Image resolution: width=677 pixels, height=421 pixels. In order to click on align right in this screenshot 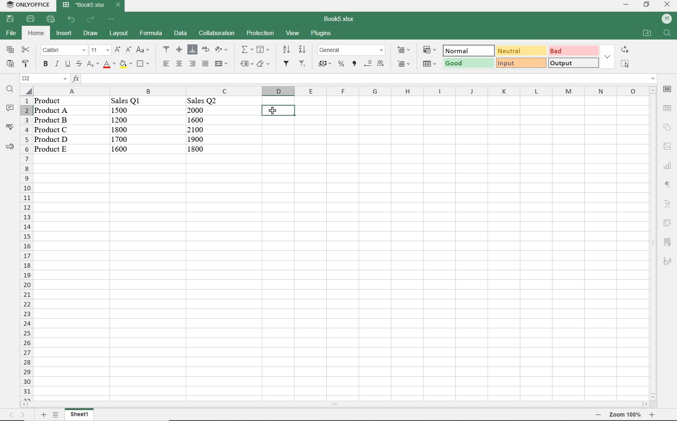, I will do `click(165, 63)`.